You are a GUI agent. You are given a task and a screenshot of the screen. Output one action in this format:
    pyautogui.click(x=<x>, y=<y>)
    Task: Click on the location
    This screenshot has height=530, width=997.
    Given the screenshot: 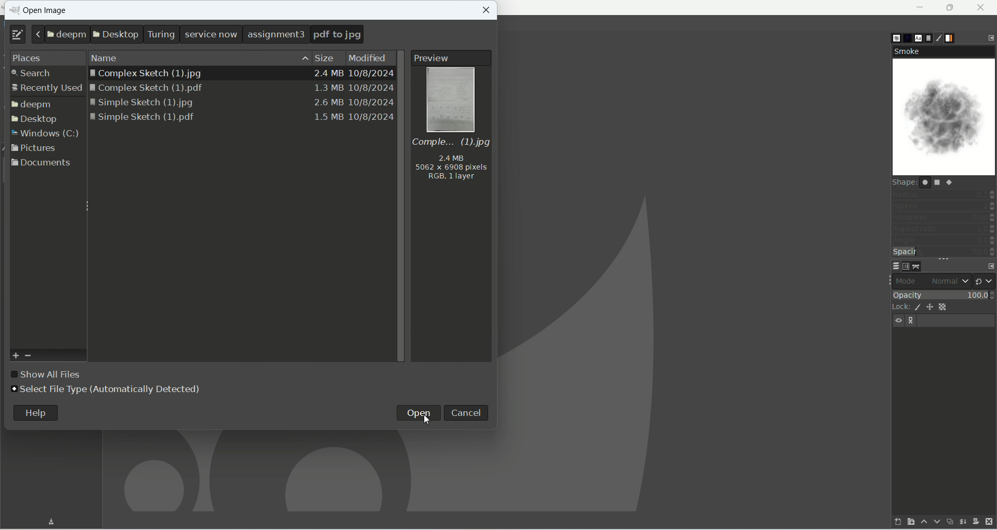 What is the action you would take?
    pyautogui.click(x=171, y=35)
    